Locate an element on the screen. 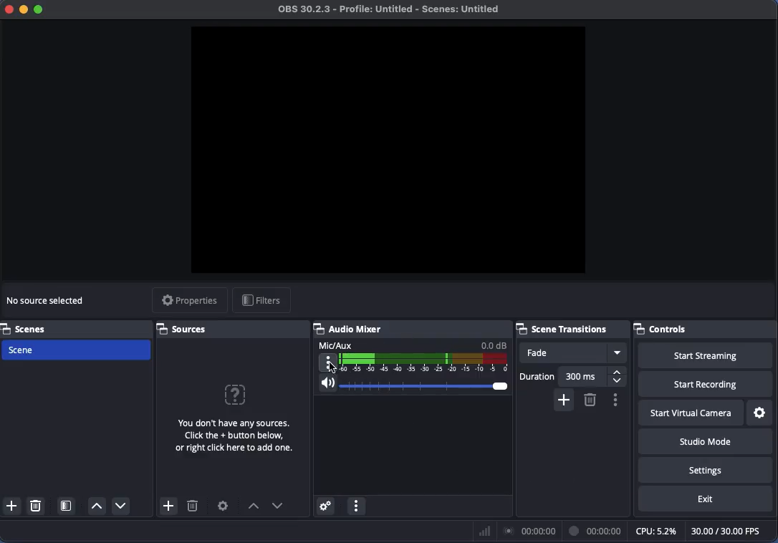 The width and height of the screenshot is (778, 543). Properties is located at coordinates (189, 301).